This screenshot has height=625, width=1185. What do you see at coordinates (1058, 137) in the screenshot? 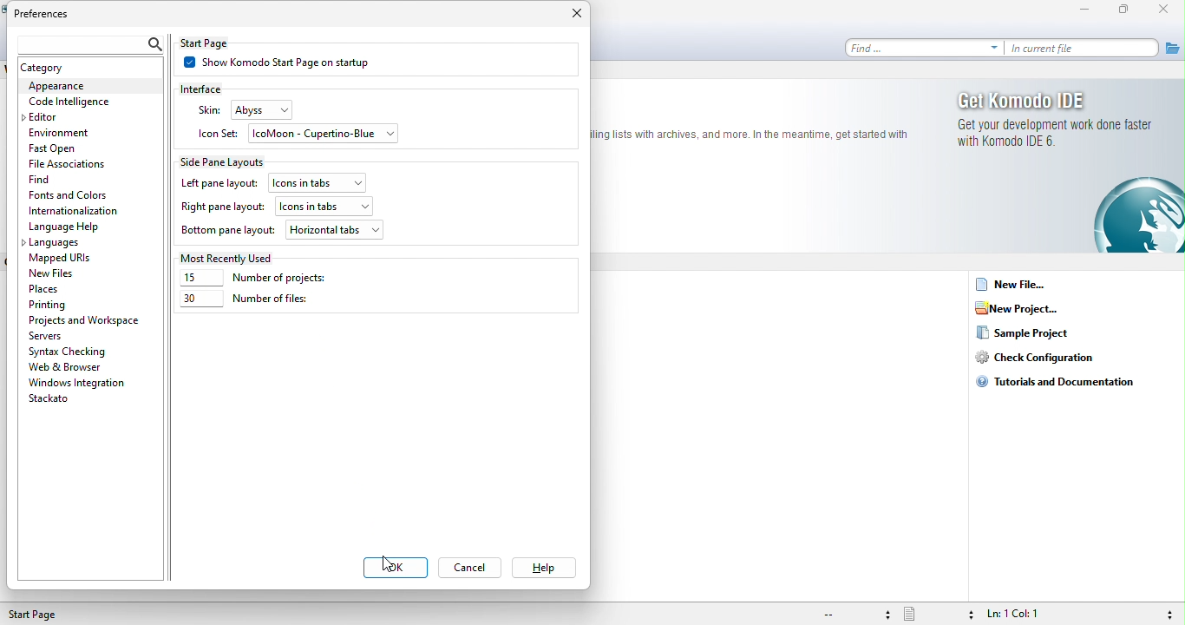
I see `get your development work done faster with komodo ide 6` at bounding box center [1058, 137].